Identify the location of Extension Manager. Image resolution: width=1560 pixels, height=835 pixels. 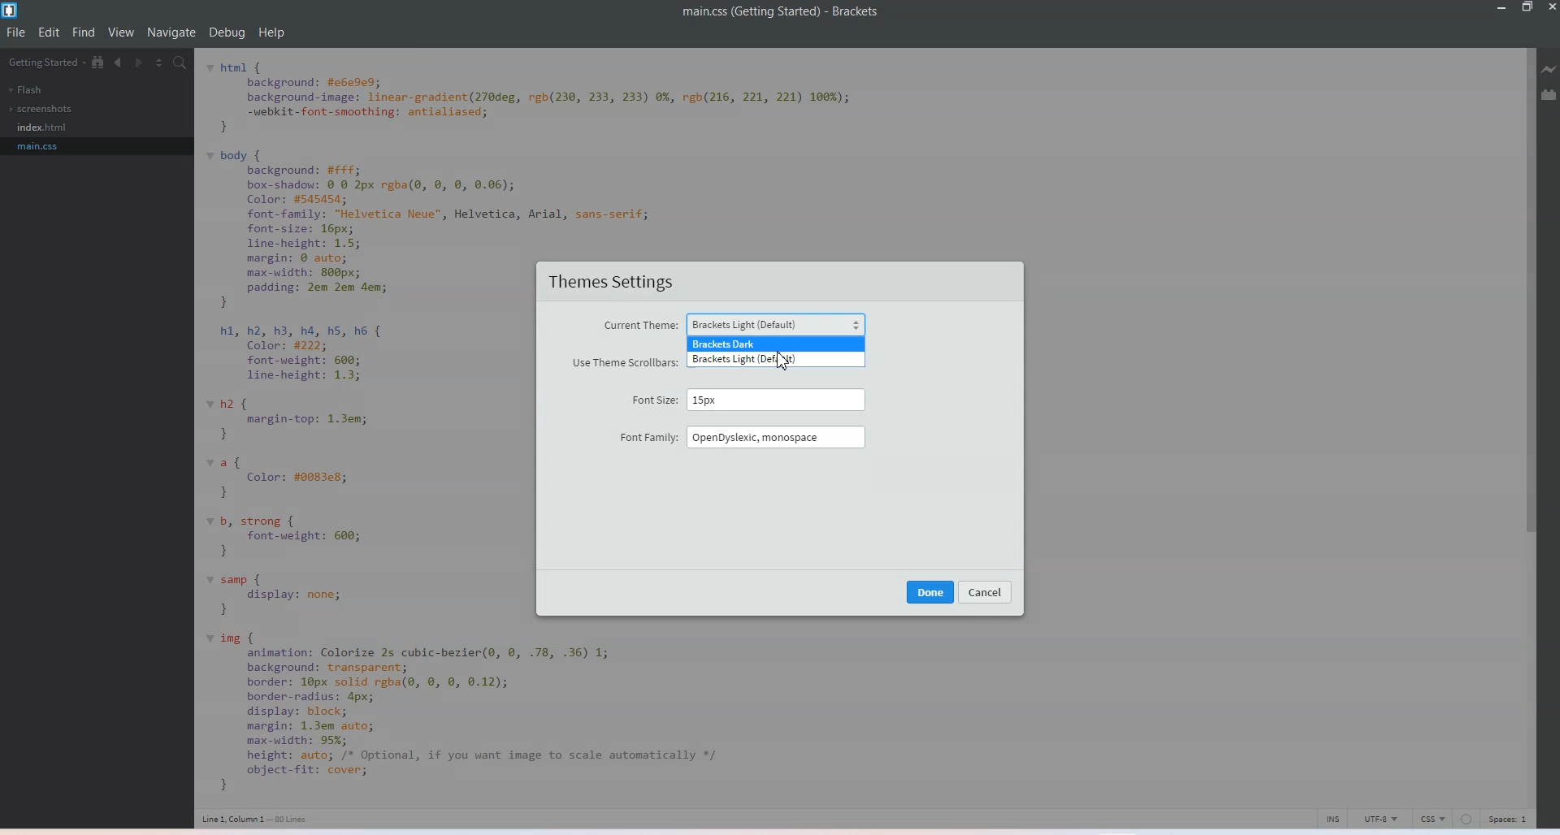
(1549, 94).